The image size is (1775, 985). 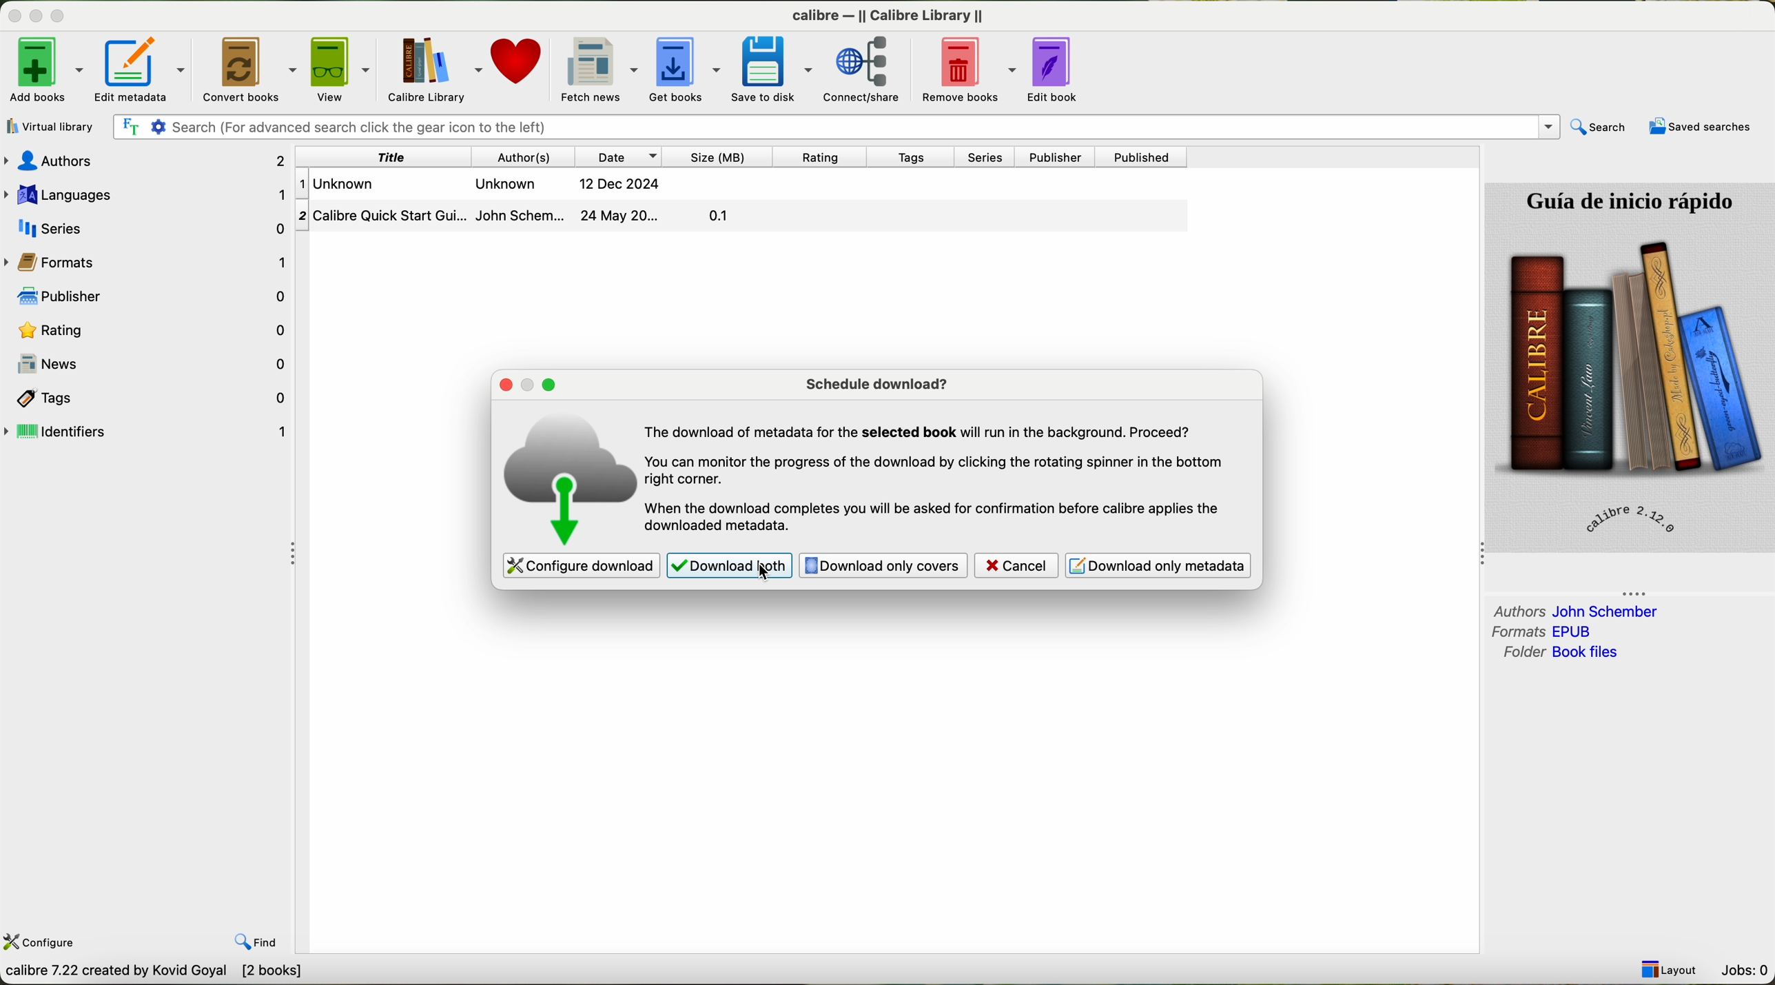 I want to click on download only metadata, so click(x=1162, y=565).